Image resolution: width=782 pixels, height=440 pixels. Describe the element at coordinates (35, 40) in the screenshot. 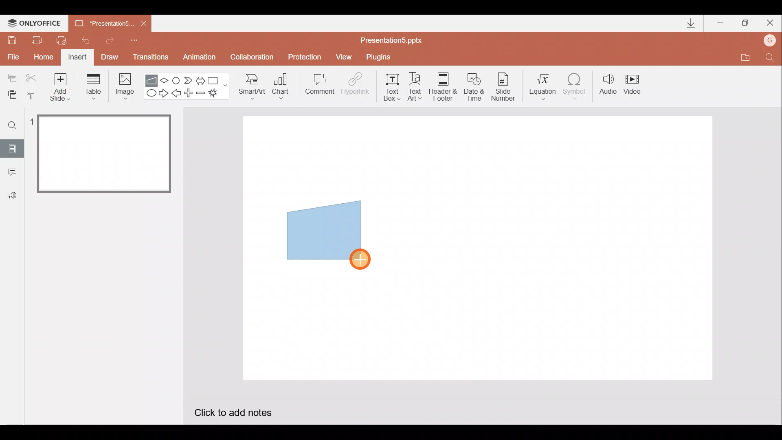

I see `Print file` at that location.